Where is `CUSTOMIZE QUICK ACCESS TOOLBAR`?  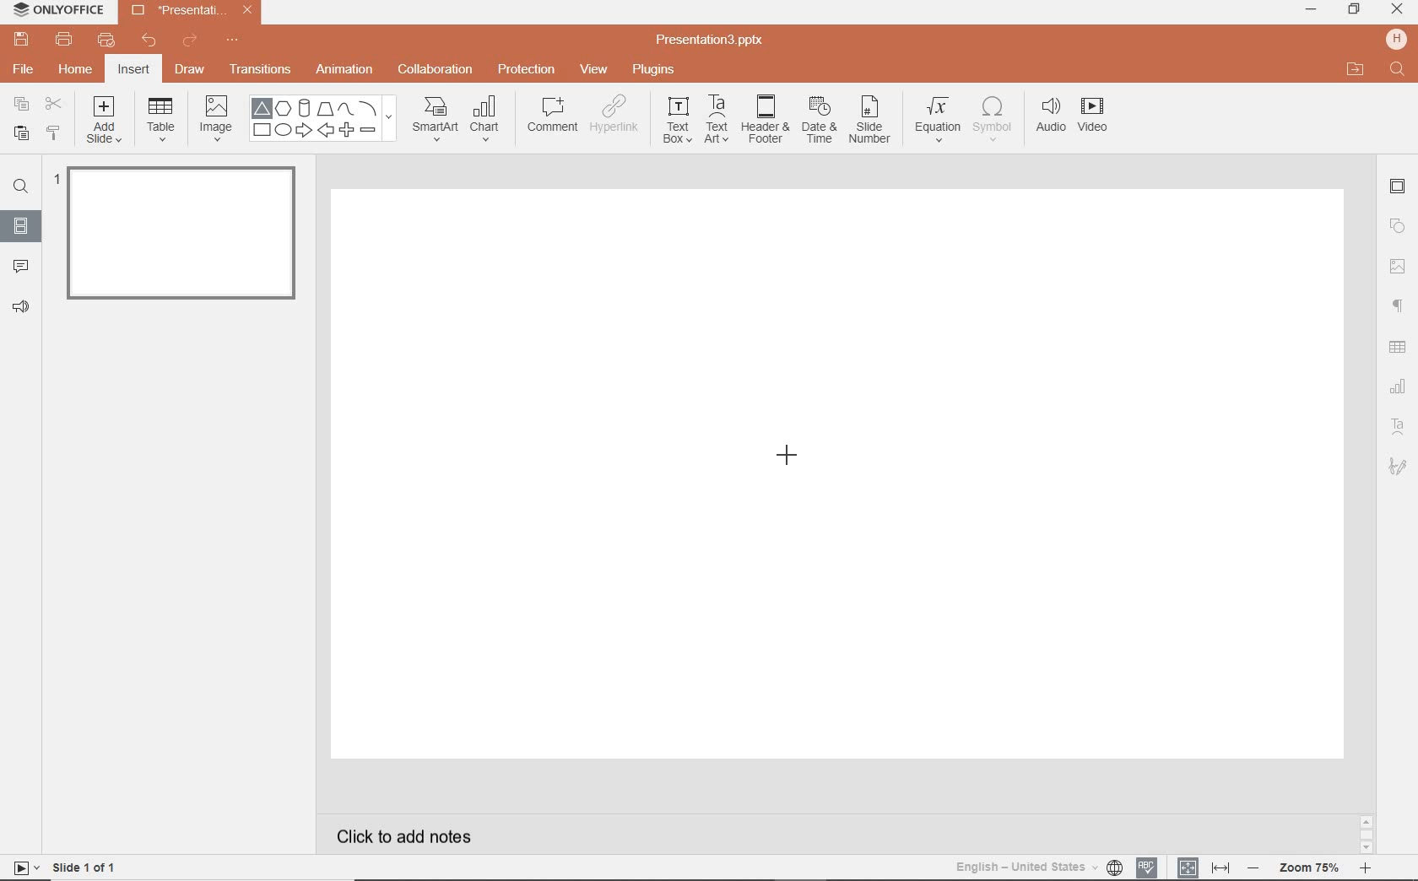
CUSTOMIZE QUICK ACCESS TOOLBAR is located at coordinates (232, 41).